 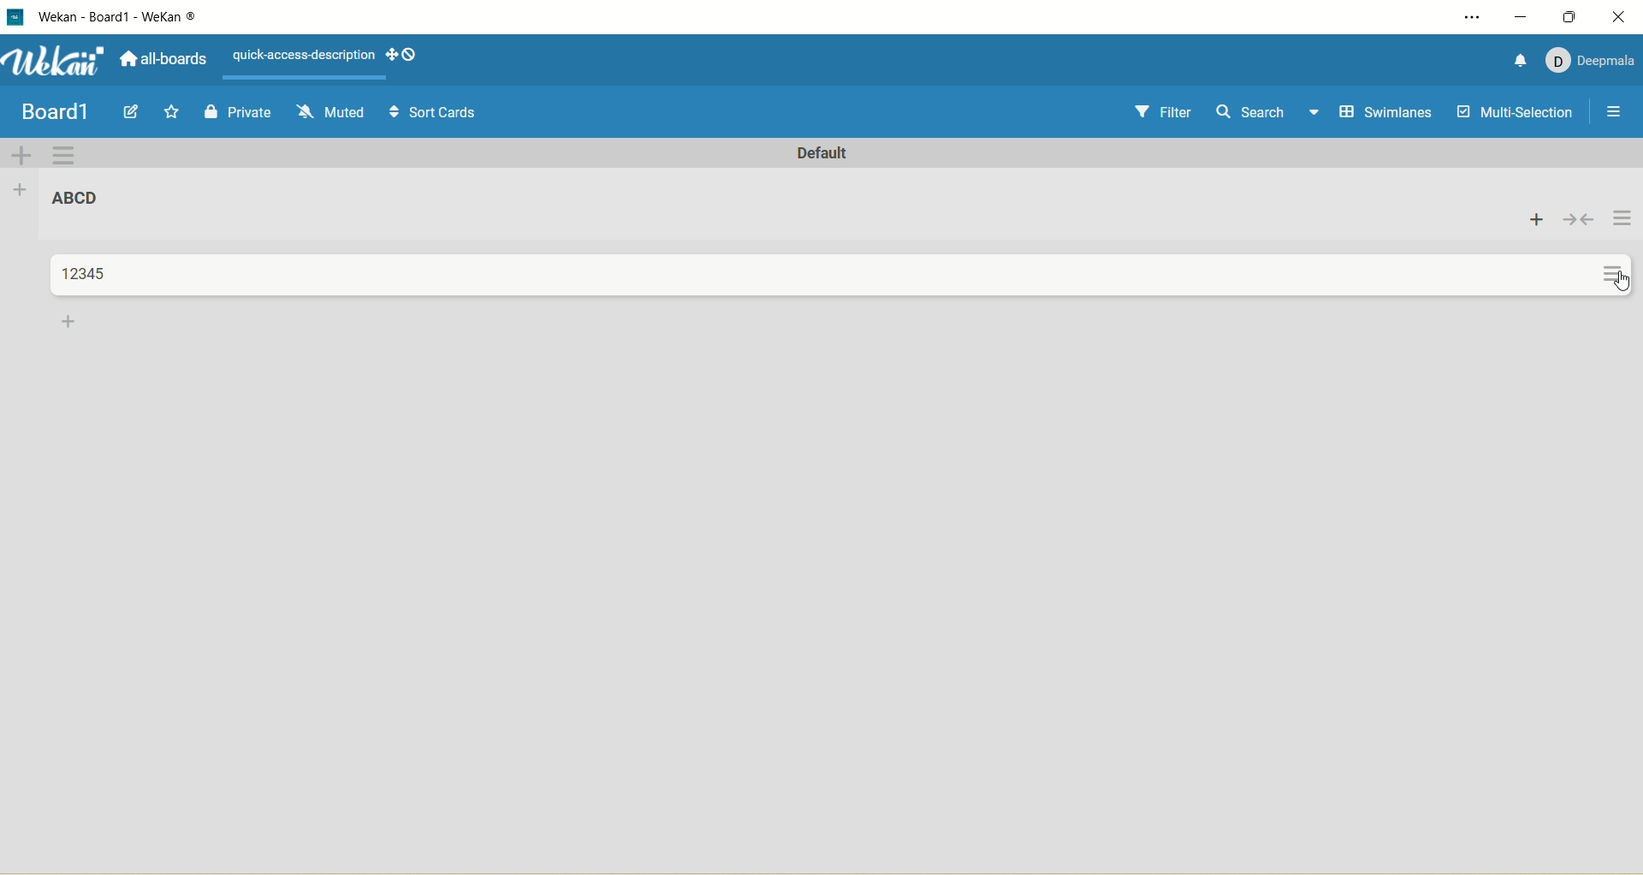 What do you see at coordinates (1269, 114) in the screenshot?
I see `search` at bounding box center [1269, 114].